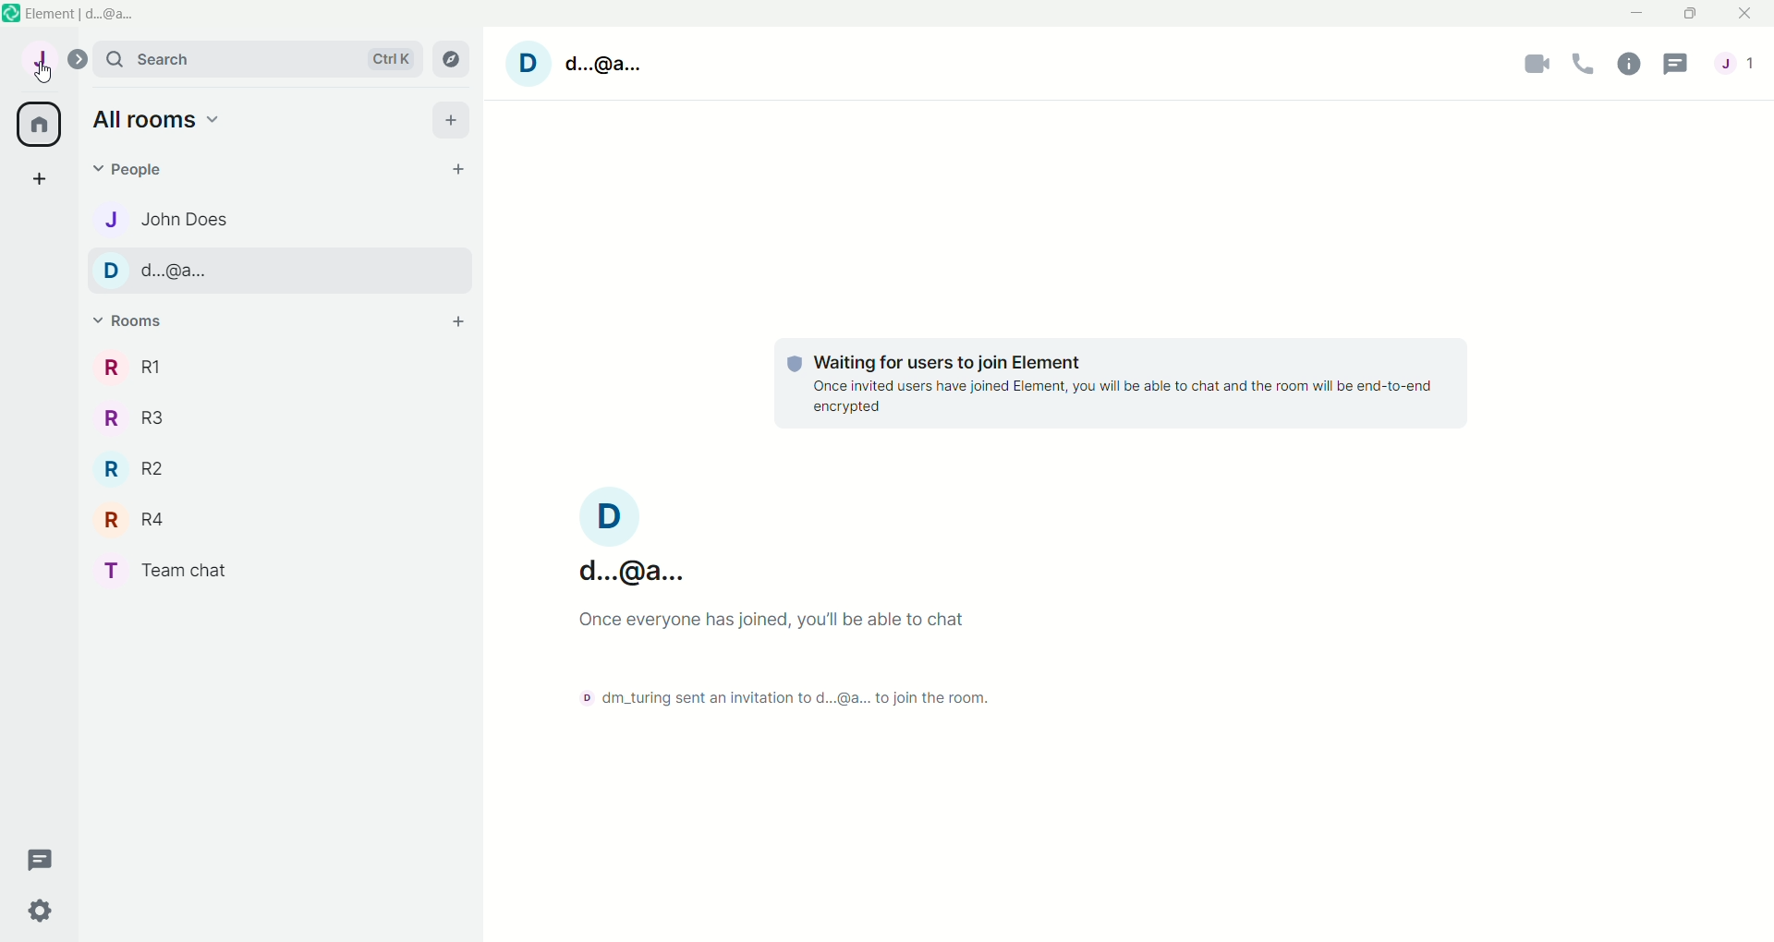 This screenshot has height=942, width=1774. Describe the element at coordinates (1745, 13) in the screenshot. I see `close` at that location.